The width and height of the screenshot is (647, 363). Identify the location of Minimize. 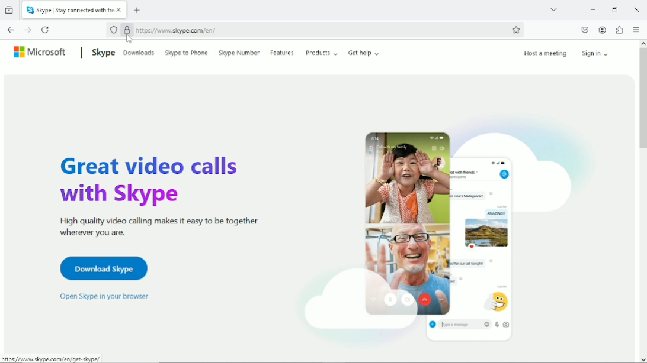
(592, 9).